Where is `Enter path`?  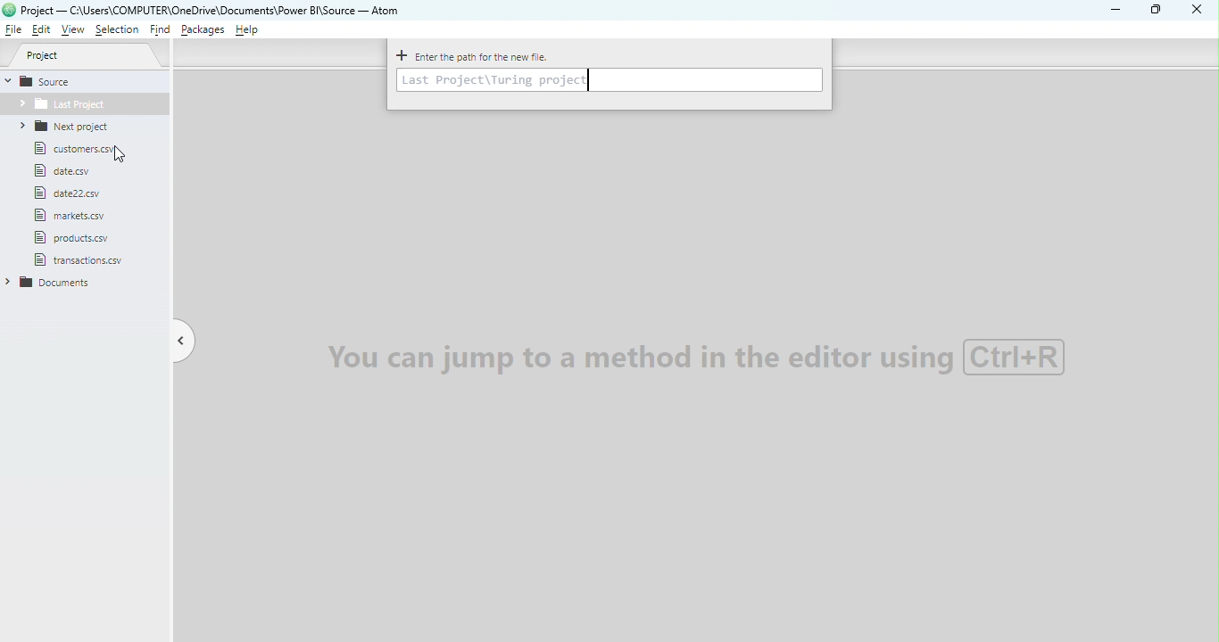 Enter path is located at coordinates (610, 81).